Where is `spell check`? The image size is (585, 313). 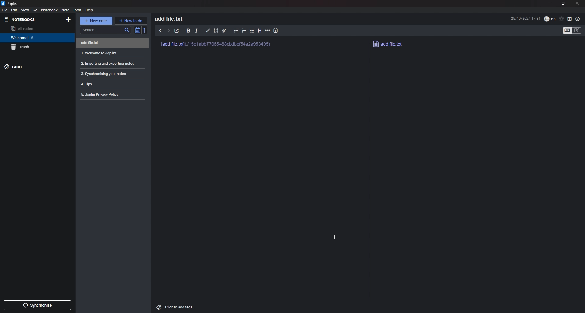
spell check is located at coordinates (550, 19).